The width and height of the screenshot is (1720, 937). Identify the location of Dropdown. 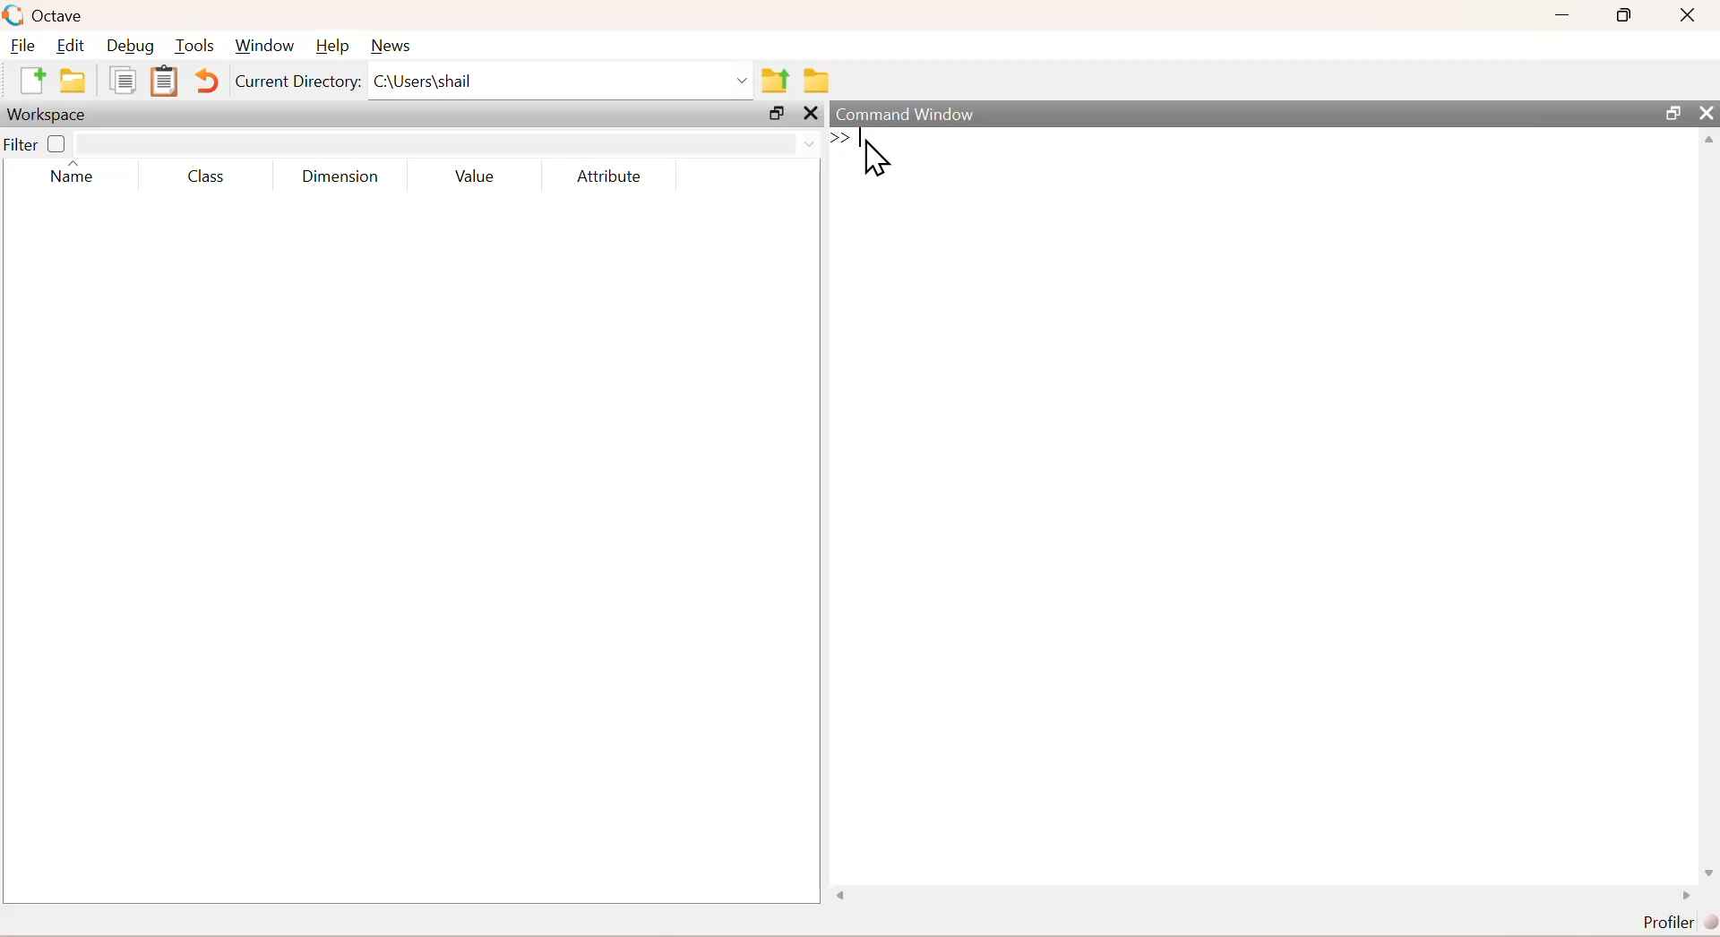
(802, 142).